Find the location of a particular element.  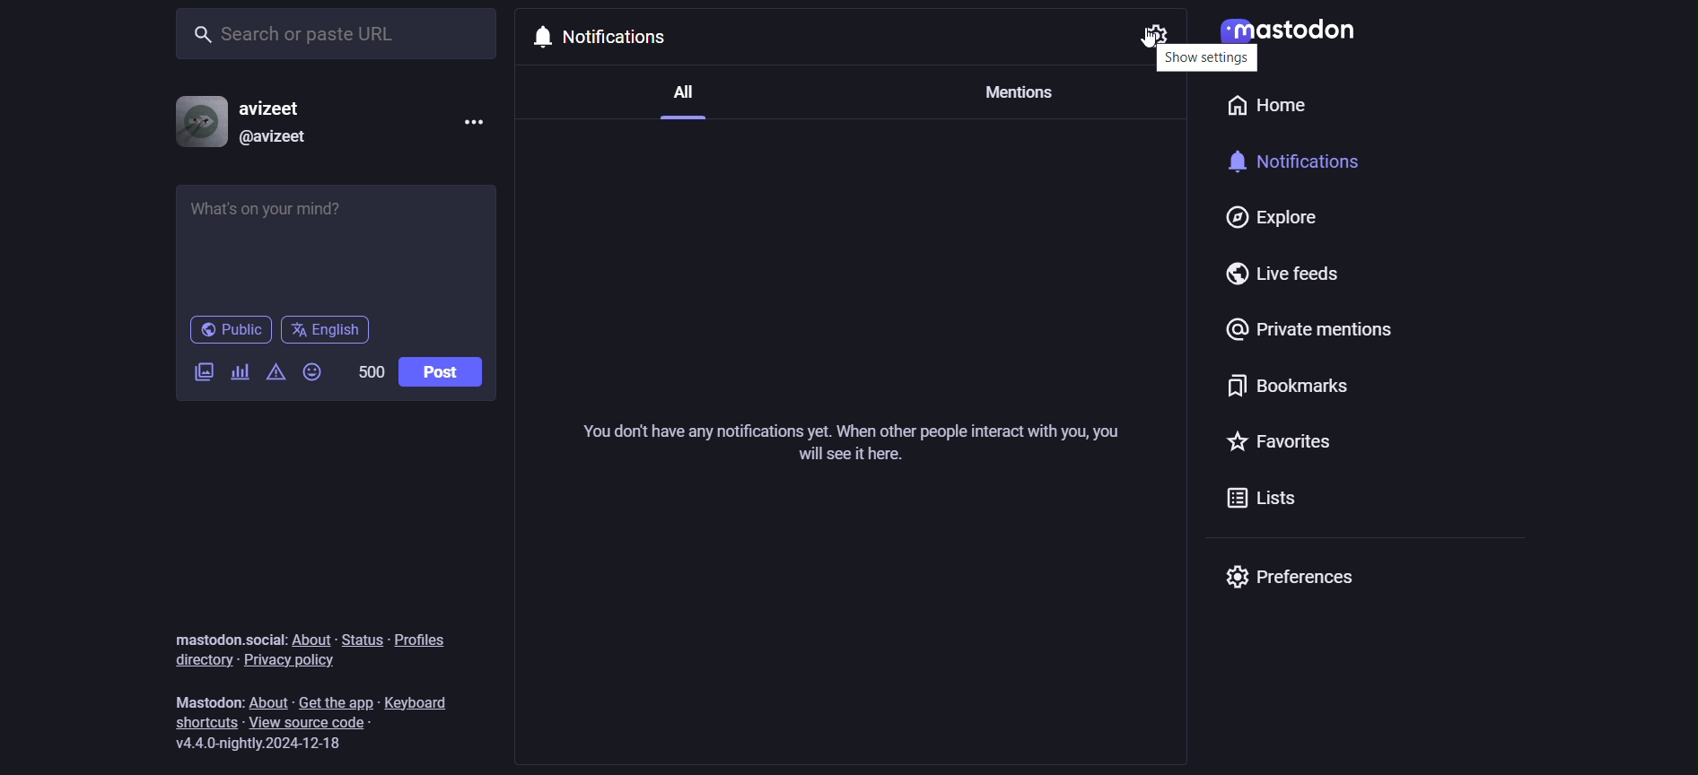

profile picture is located at coordinates (197, 121).